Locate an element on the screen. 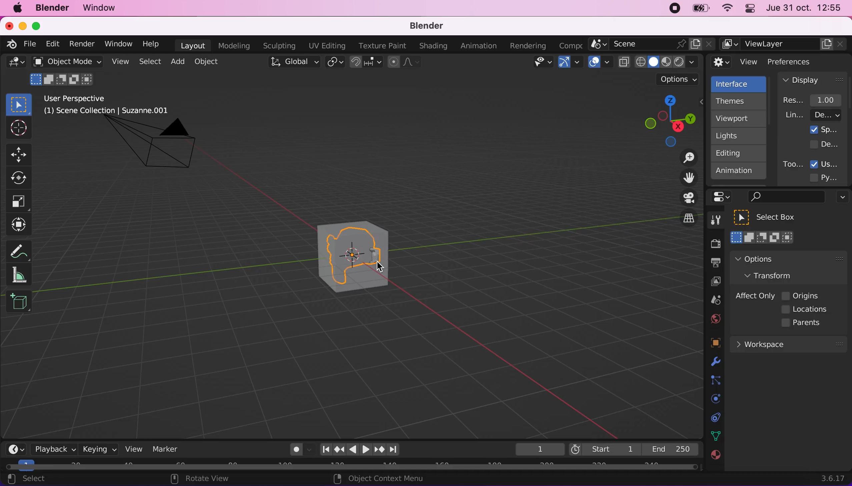  developer extras is located at coordinates (825, 144).